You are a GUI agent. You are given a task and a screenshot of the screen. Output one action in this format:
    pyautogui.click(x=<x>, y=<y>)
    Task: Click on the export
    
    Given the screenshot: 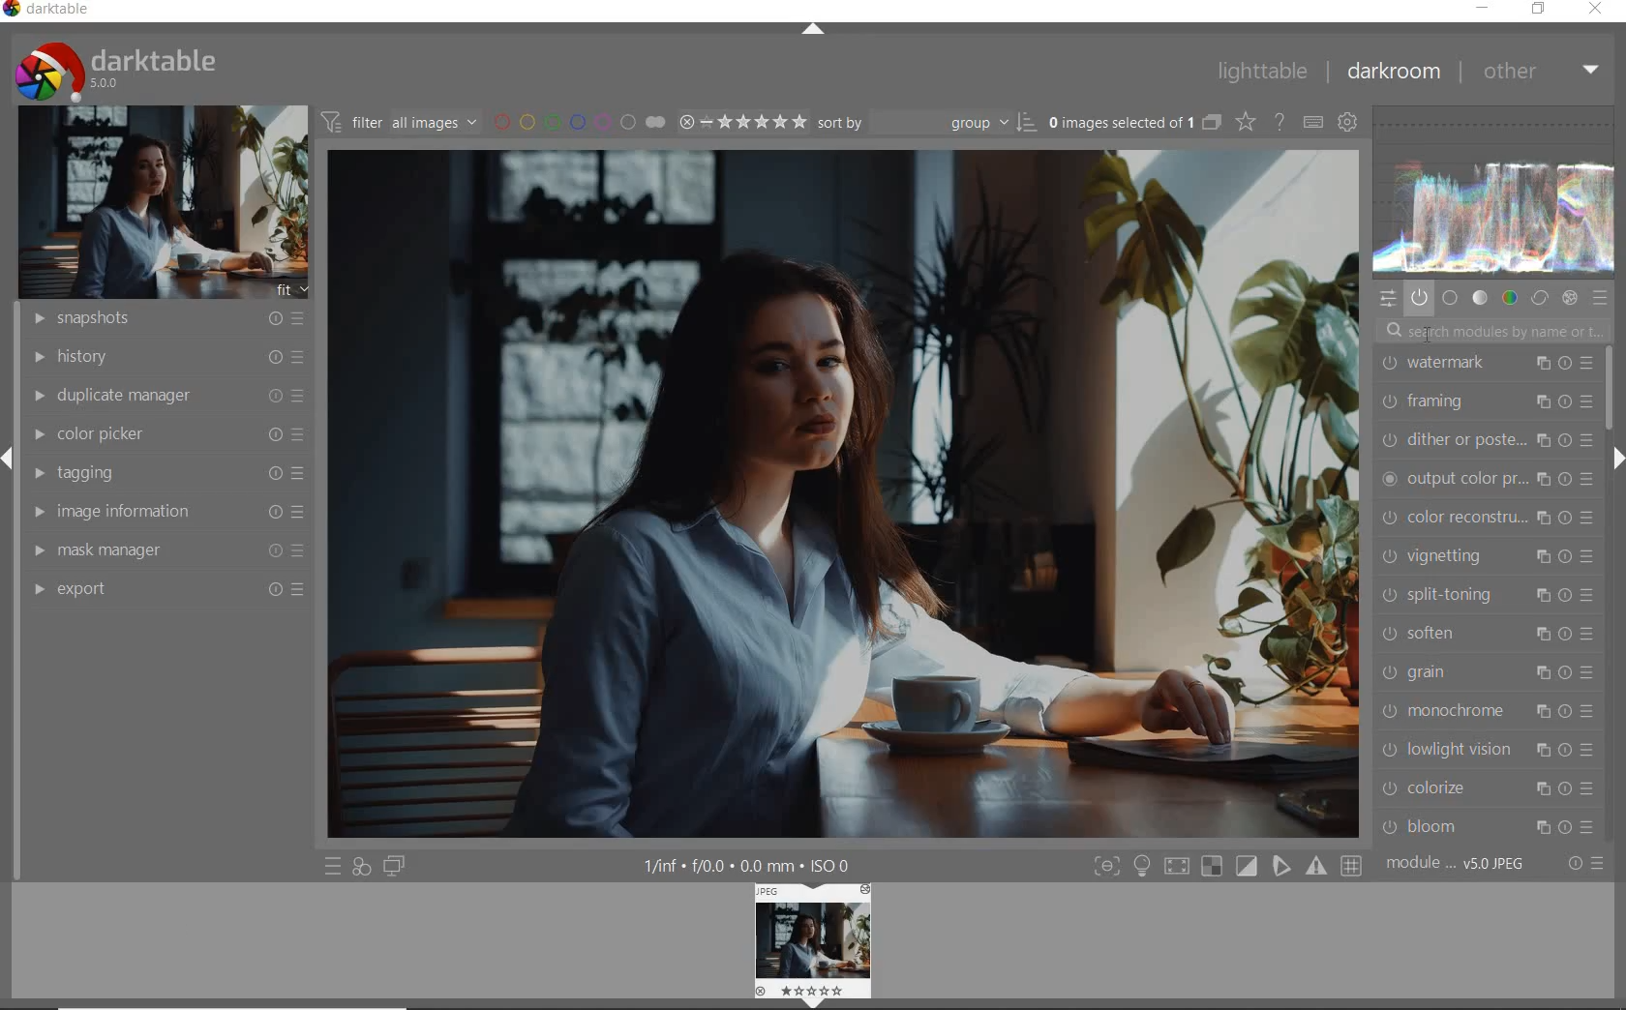 What is the action you would take?
    pyautogui.click(x=166, y=589)
    